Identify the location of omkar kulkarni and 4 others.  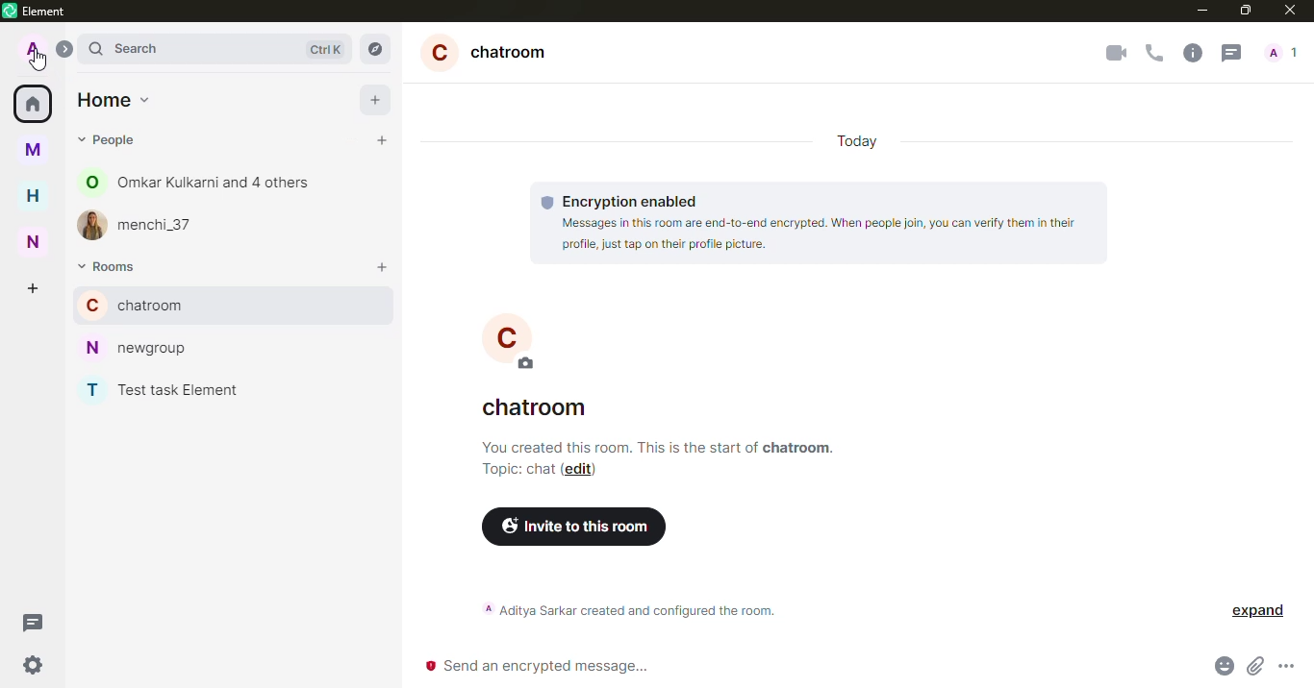
(222, 180).